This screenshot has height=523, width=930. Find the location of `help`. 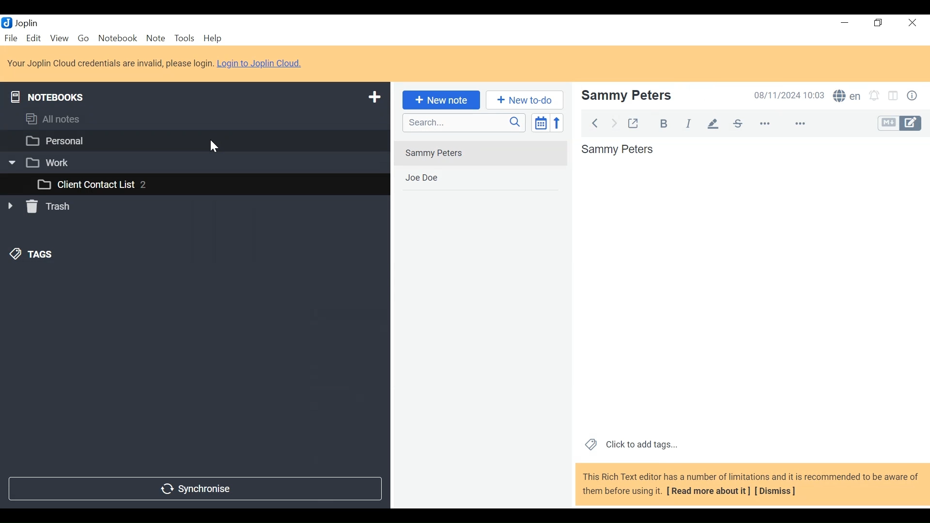

help is located at coordinates (214, 38).